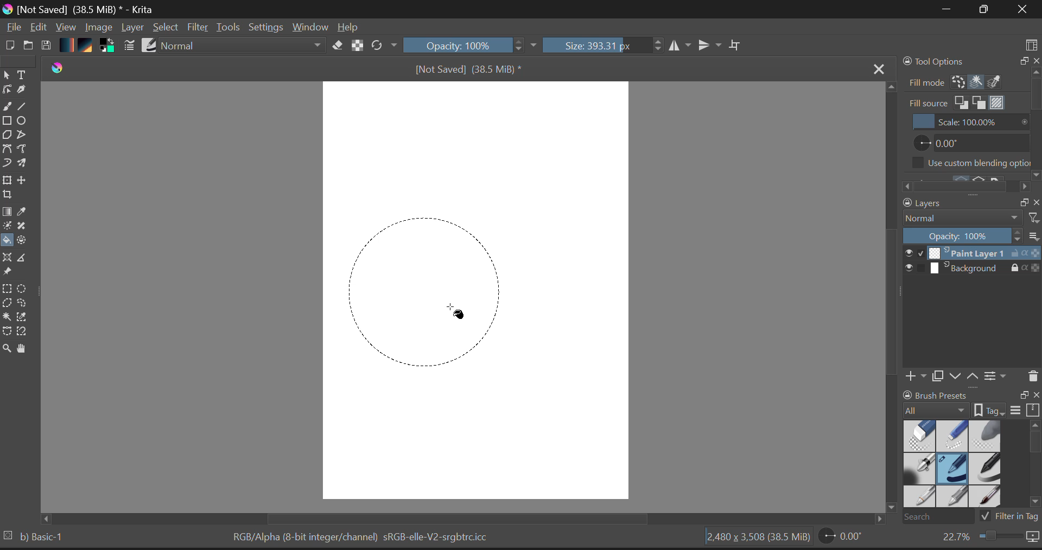 The height and width of the screenshot is (550, 1042). Describe the element at coordinates (426, 296) in the screenshot. I see `Mock Shape Generated` at that location.